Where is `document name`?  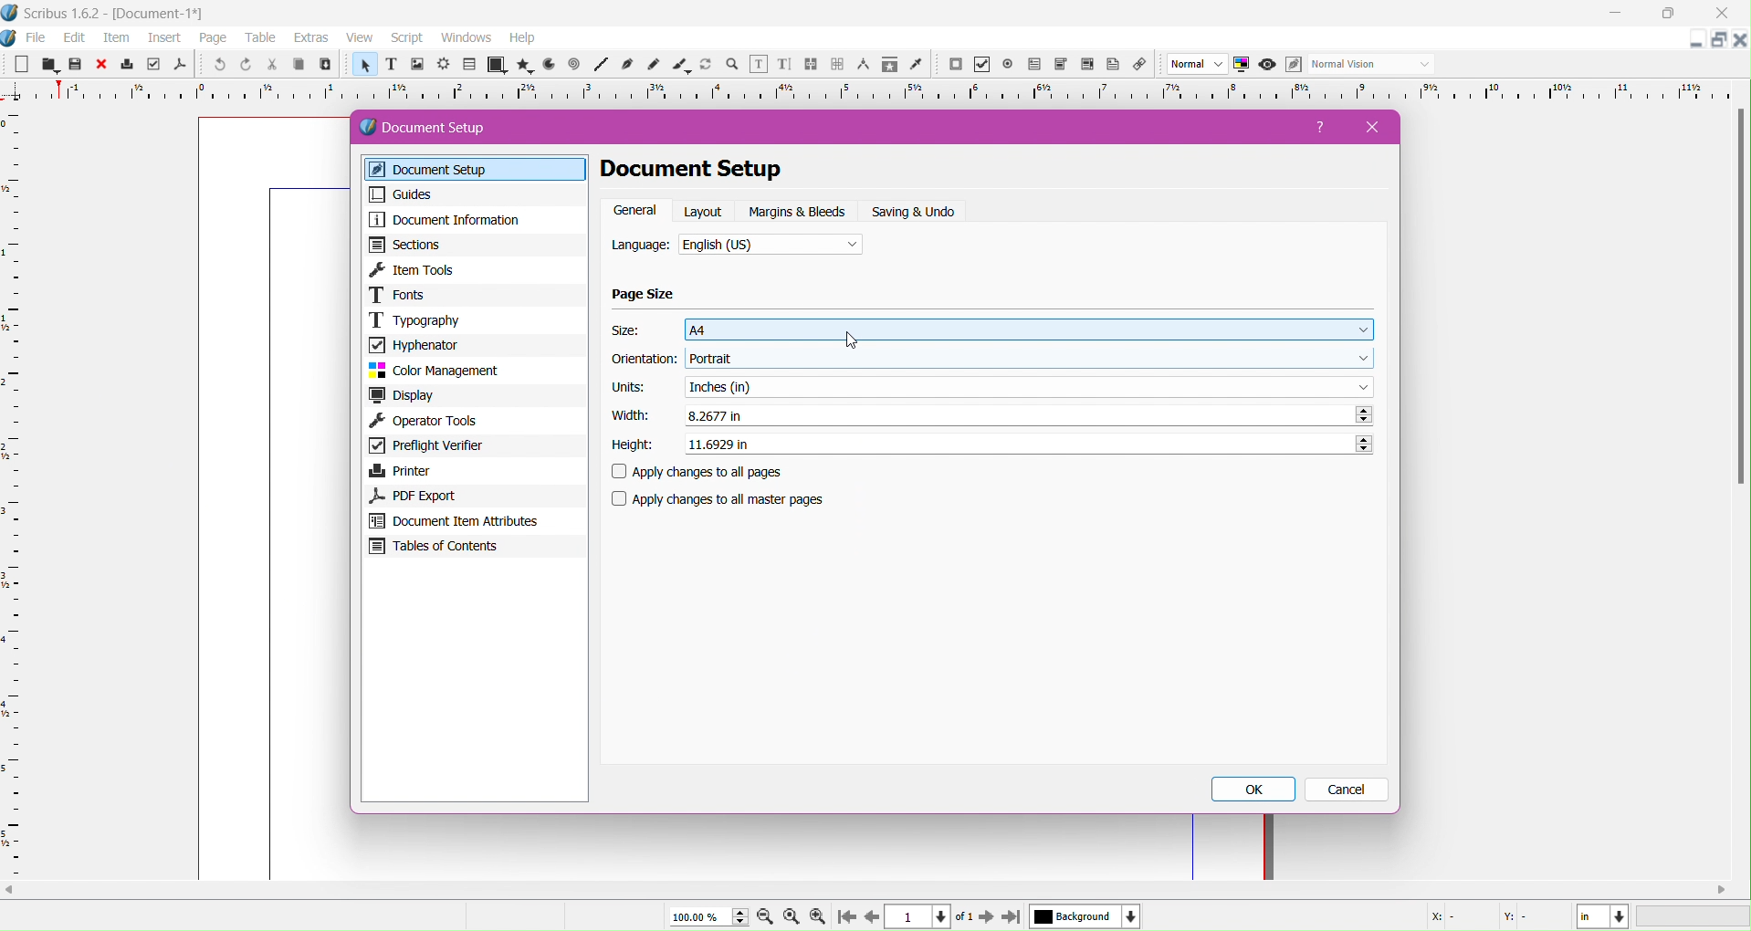
document name is located at coordinates (162, 15).